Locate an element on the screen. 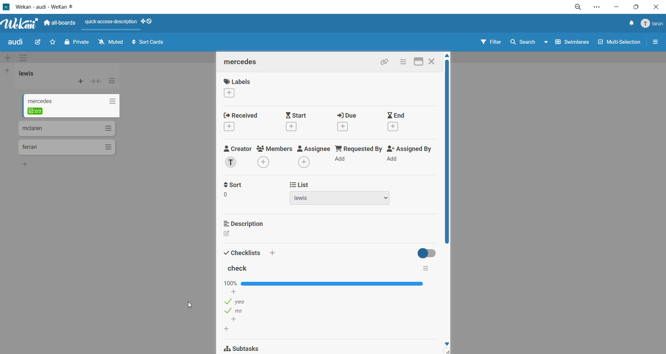  start is located at coordinates (301, 121).